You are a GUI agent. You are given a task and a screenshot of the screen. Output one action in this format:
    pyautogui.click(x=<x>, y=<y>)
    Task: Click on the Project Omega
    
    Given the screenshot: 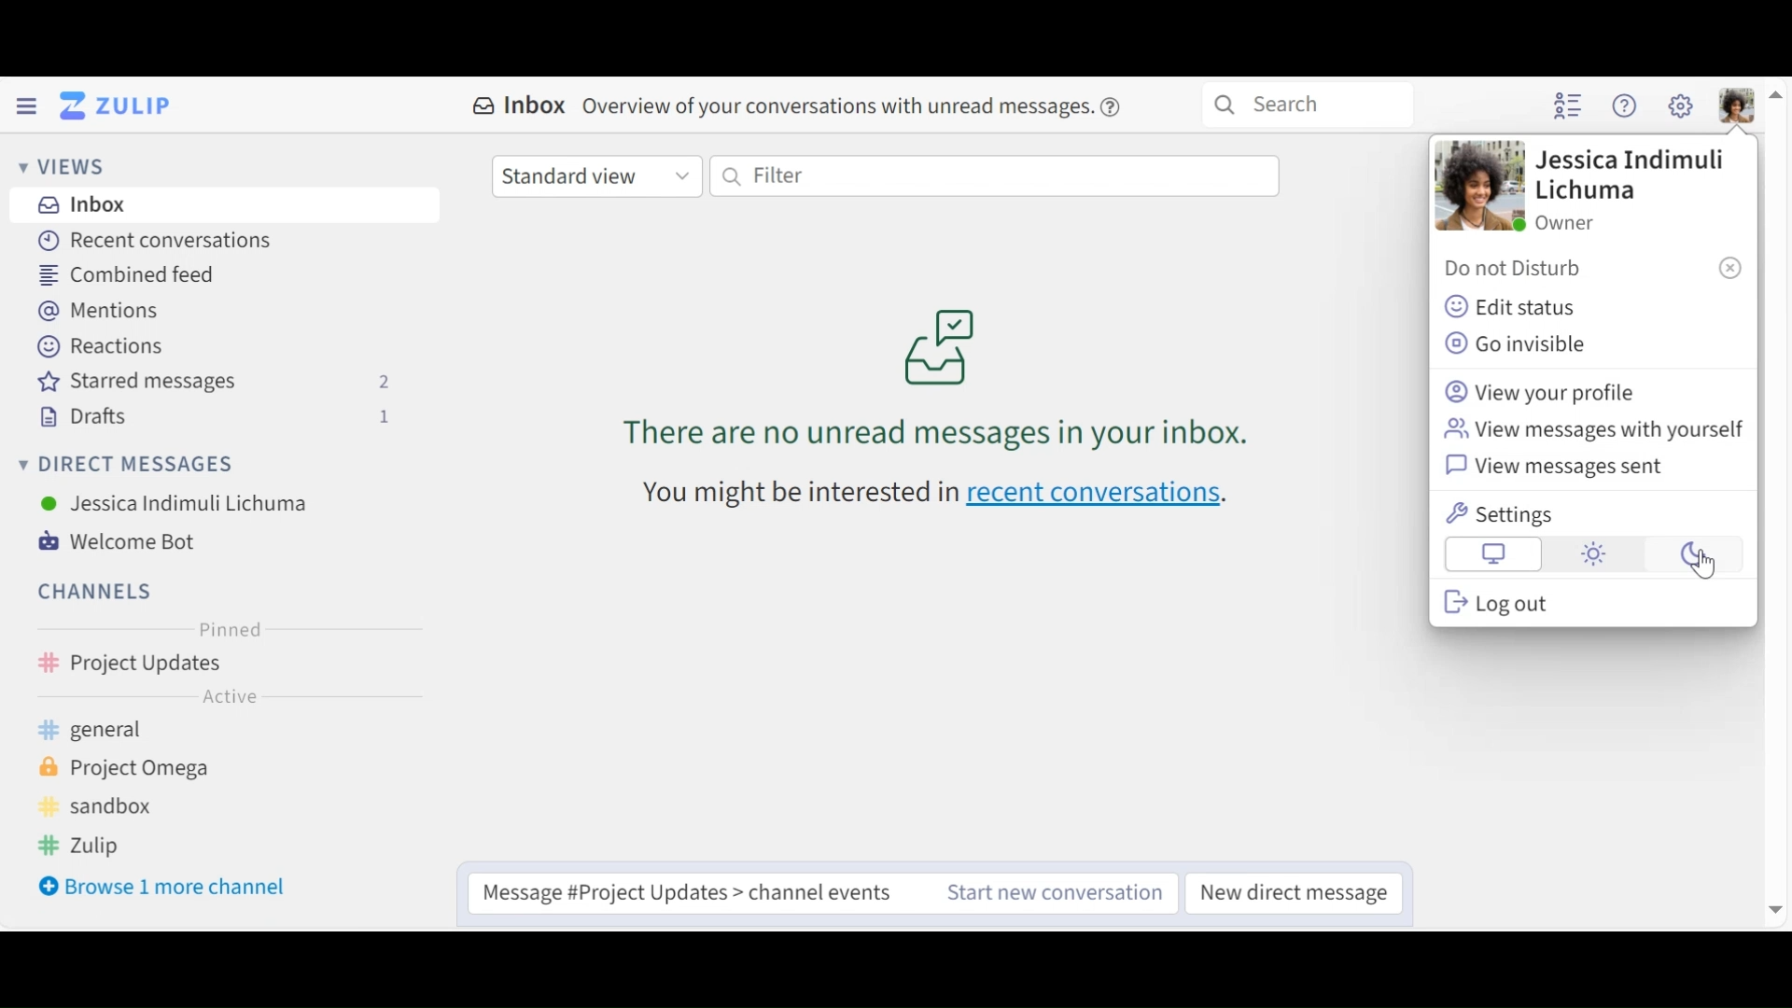 What is the action you would take?
    pyautogui.click(x=140, y=769)
    